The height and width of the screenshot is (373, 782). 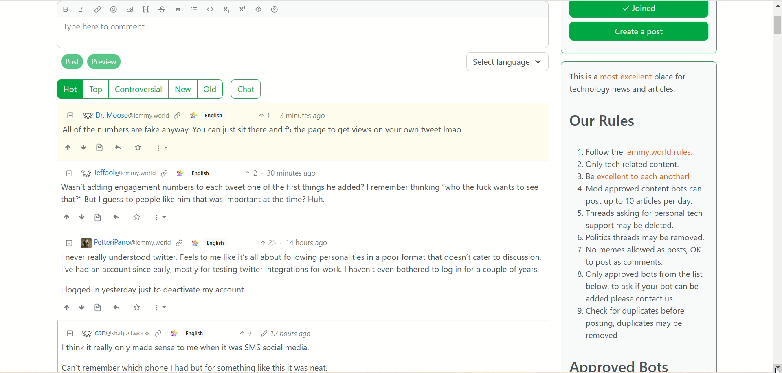 I want to click on top, so click(x=97, y=89).